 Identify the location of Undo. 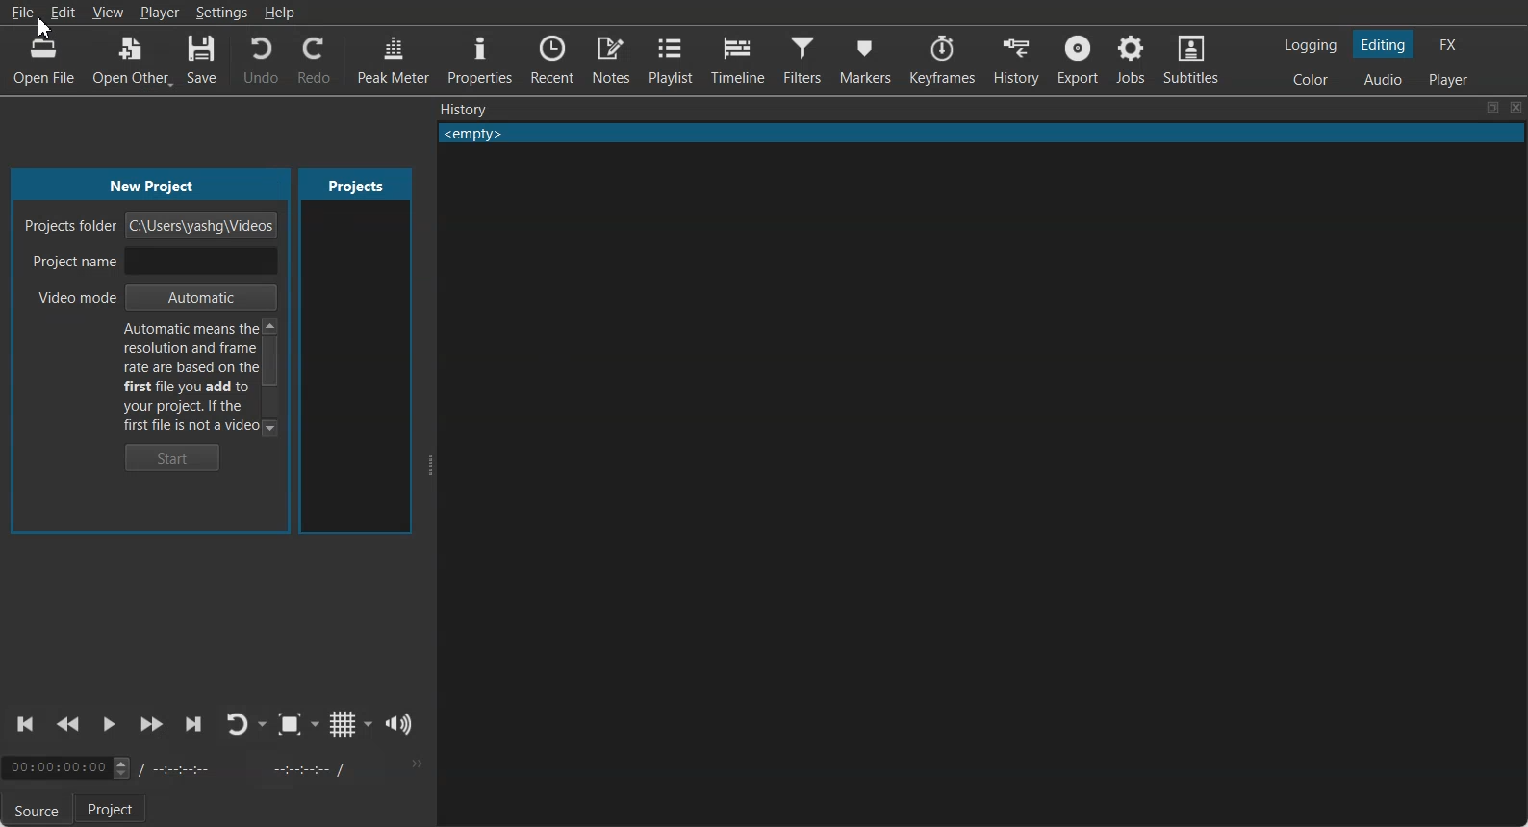
(261, 60).